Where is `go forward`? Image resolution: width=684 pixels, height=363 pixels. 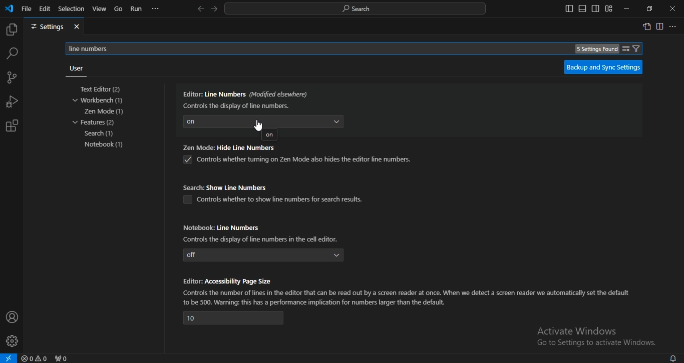
go forward is located at coordinates (215, 8).